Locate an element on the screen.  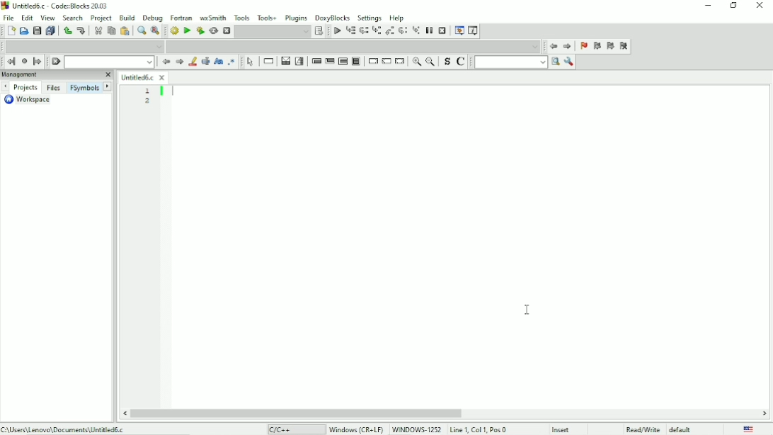
Edit is located at coordinates (28, 18).